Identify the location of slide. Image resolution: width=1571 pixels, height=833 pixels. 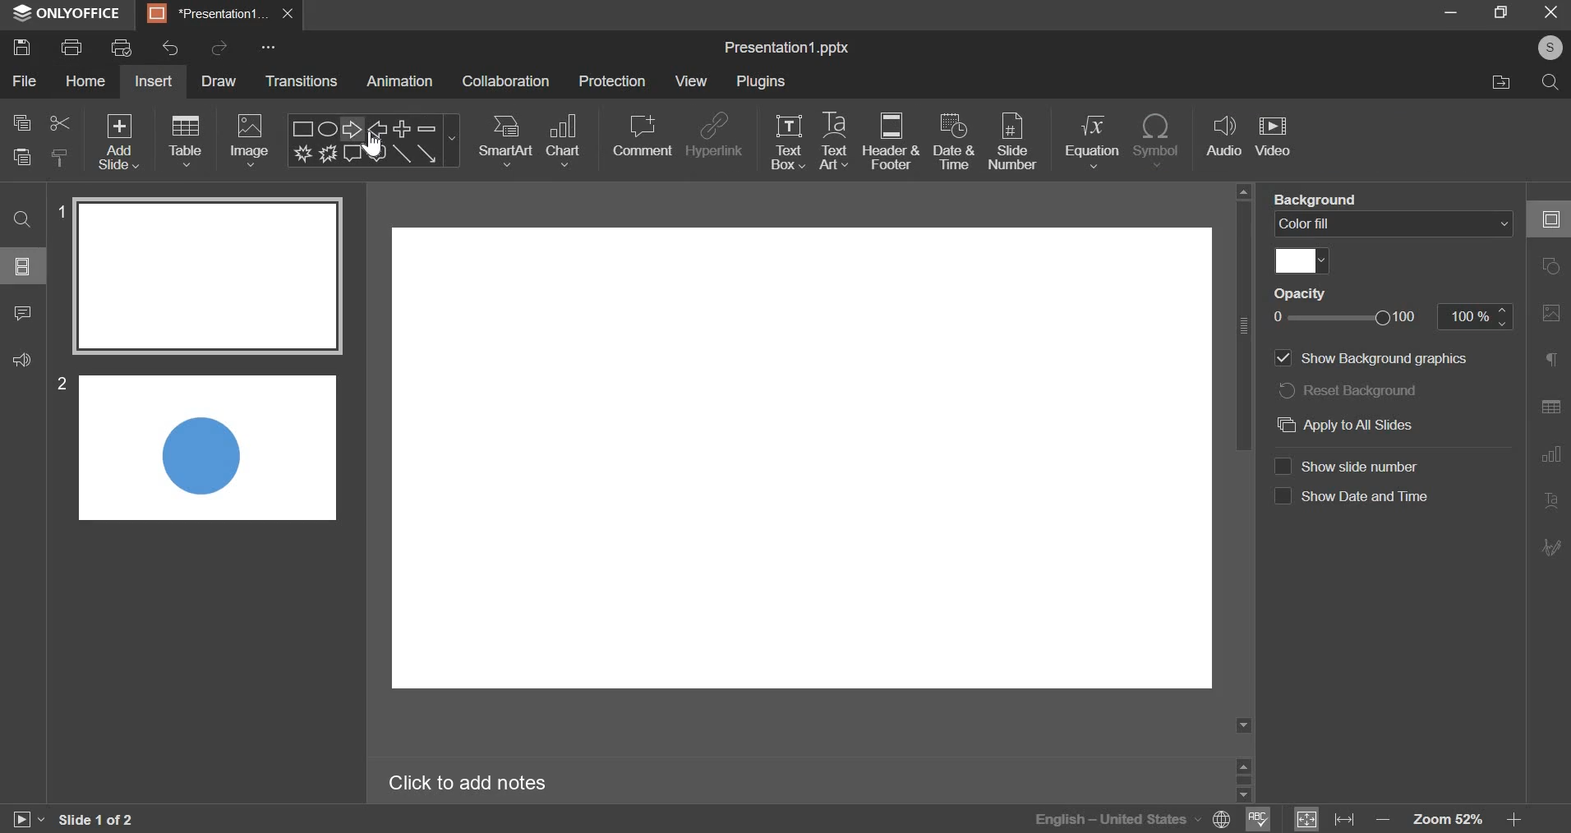
(23, 265).